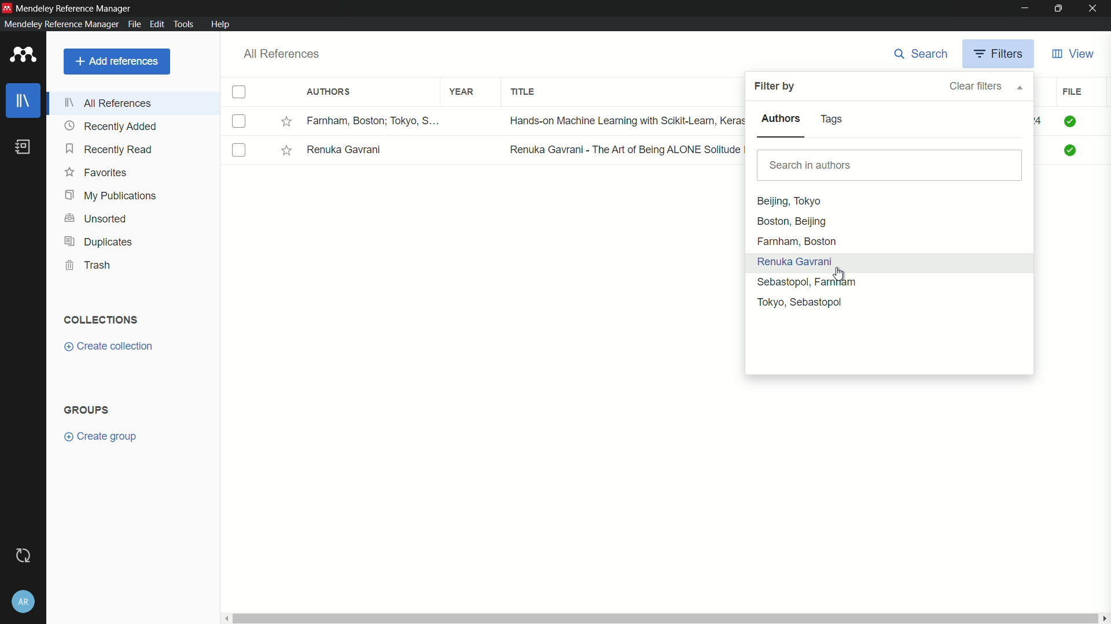  Describe the element at coordinates (1057, 8) in the screenshot. I see `maximize` at that location.